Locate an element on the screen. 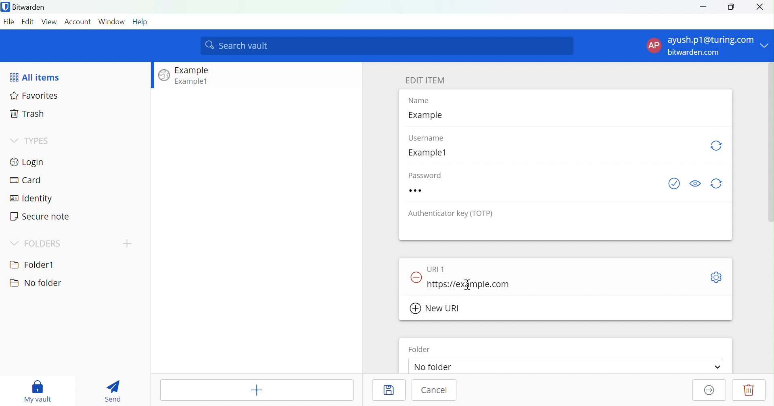 The width and height of the screenshot is (774, 406). Drop Down is located at coordinates (14, 243).